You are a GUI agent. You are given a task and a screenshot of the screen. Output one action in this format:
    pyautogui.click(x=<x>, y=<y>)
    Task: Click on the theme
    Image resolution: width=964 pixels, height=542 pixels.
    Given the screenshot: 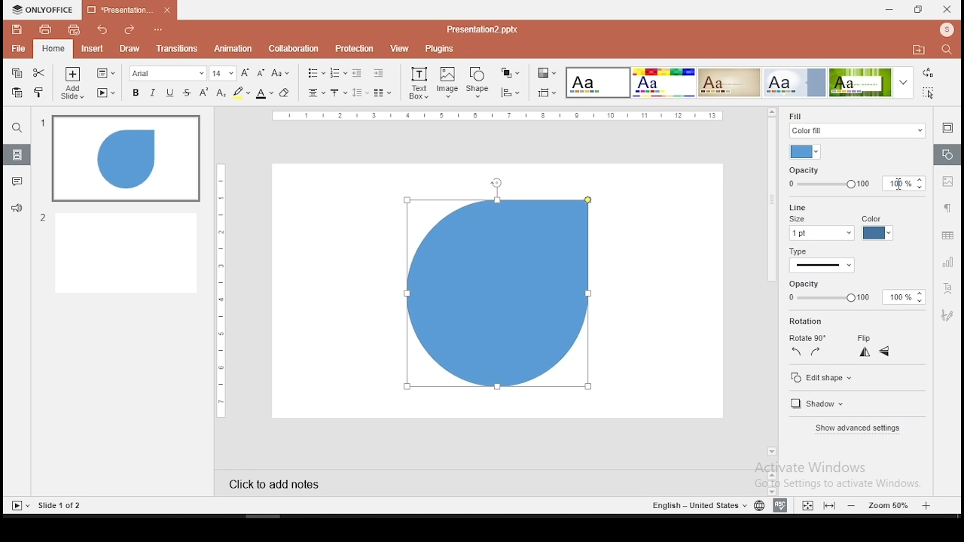 What is the action you would take?
    pyautogui.click(x=870, y=83)
    